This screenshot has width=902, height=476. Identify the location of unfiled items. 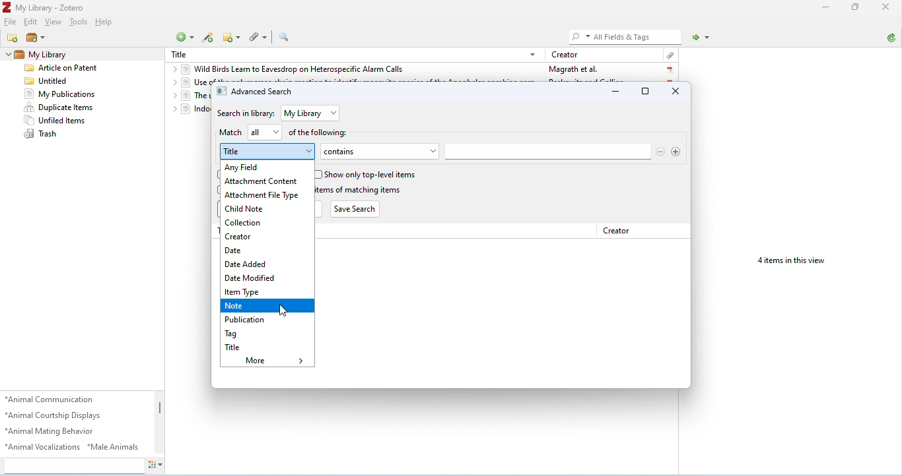
(55, 120).